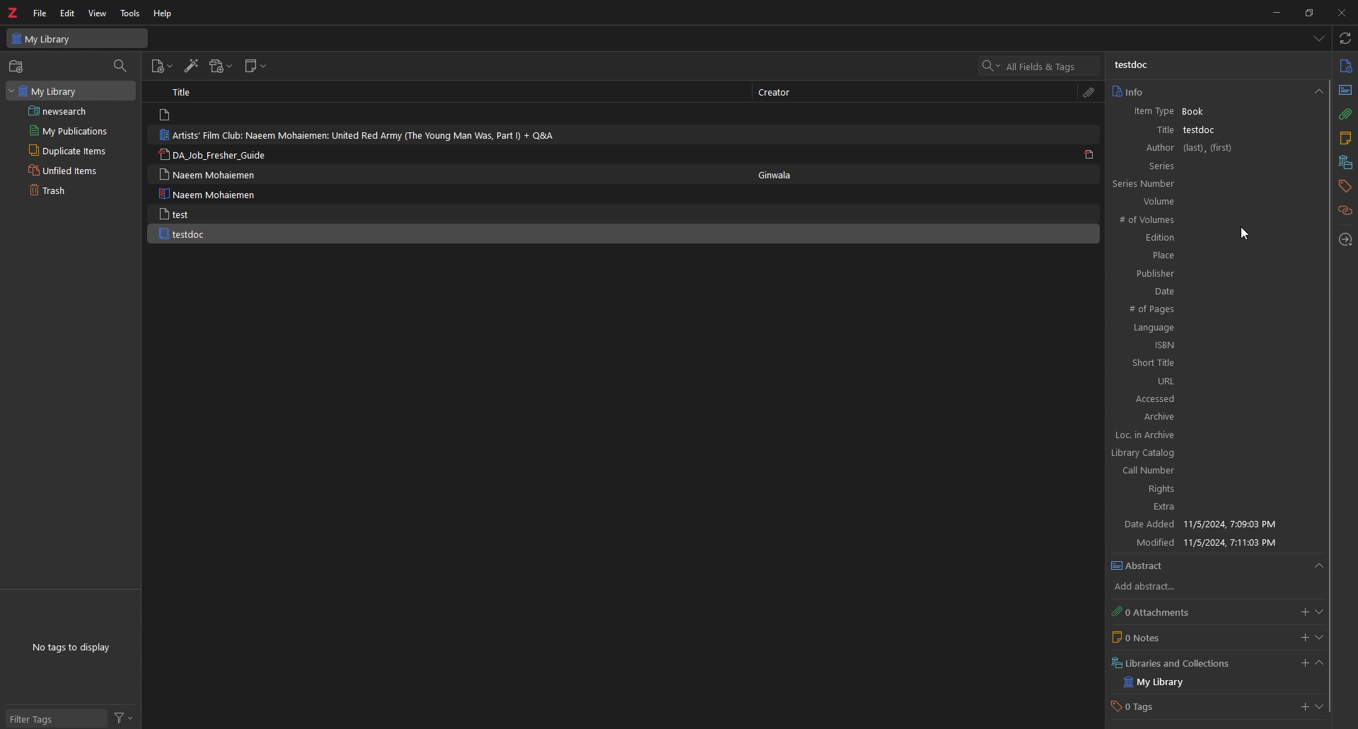 This screenshot has width=1358, height=729. I want to click on add Attachment, so click(1301, 609).